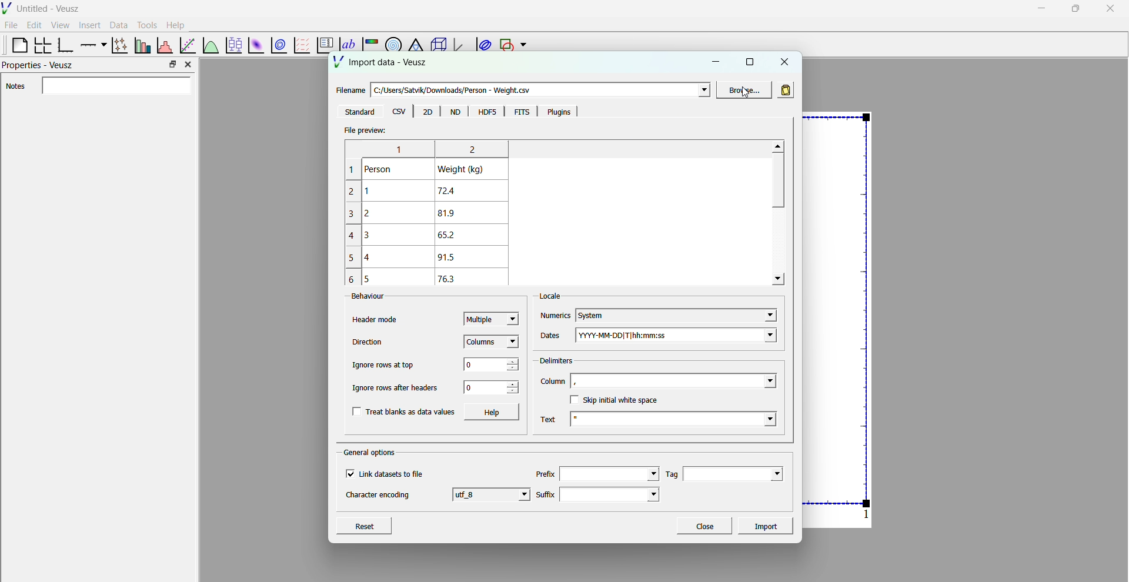 The height and width of the screenshot is (582, 1129). I want to click on Ignore rows at top, so click(383, 364).